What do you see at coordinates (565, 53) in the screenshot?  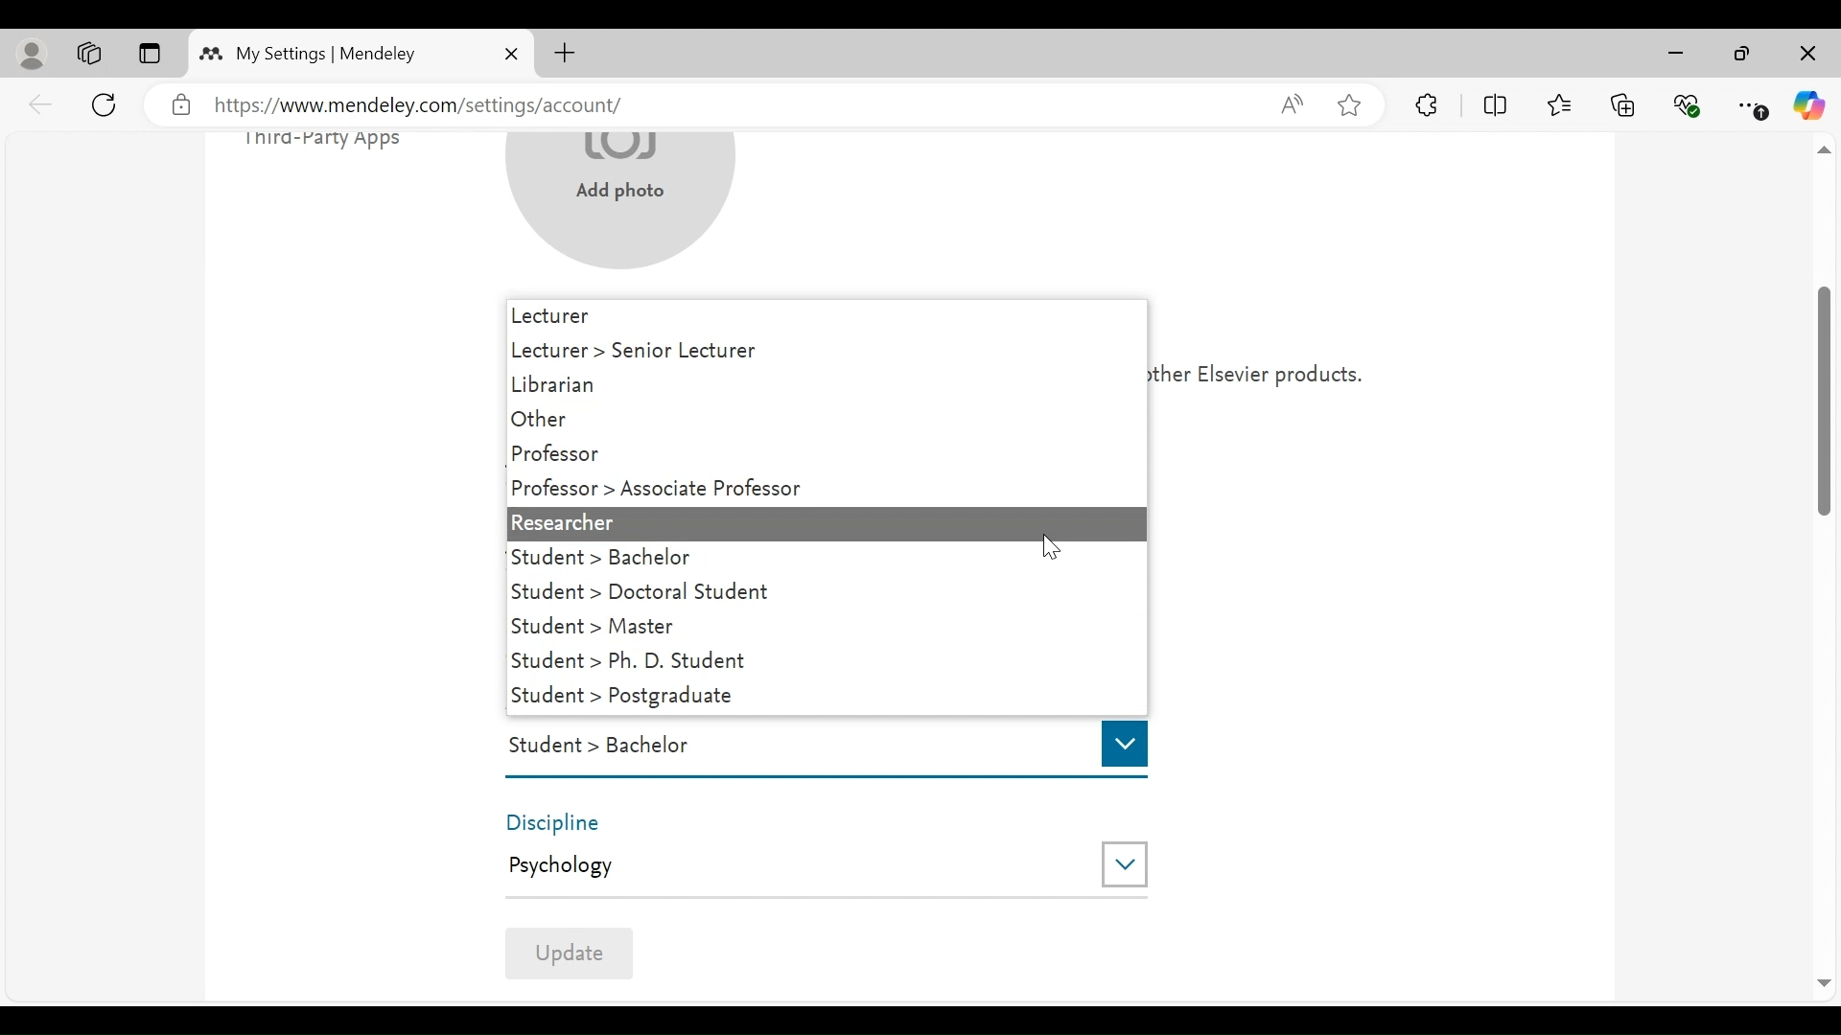 I see `New Tab` at bounding box center [565, 53].